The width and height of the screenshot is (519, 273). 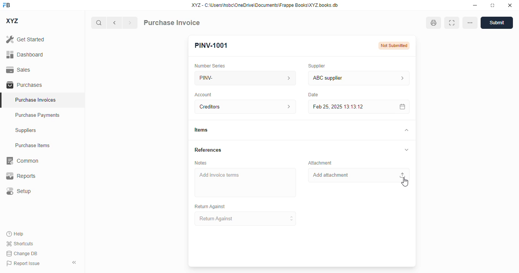 What do you see at coordinates (394, 45) in the screenshot?
I see `Not submitted` at bounding box center [394, 45].